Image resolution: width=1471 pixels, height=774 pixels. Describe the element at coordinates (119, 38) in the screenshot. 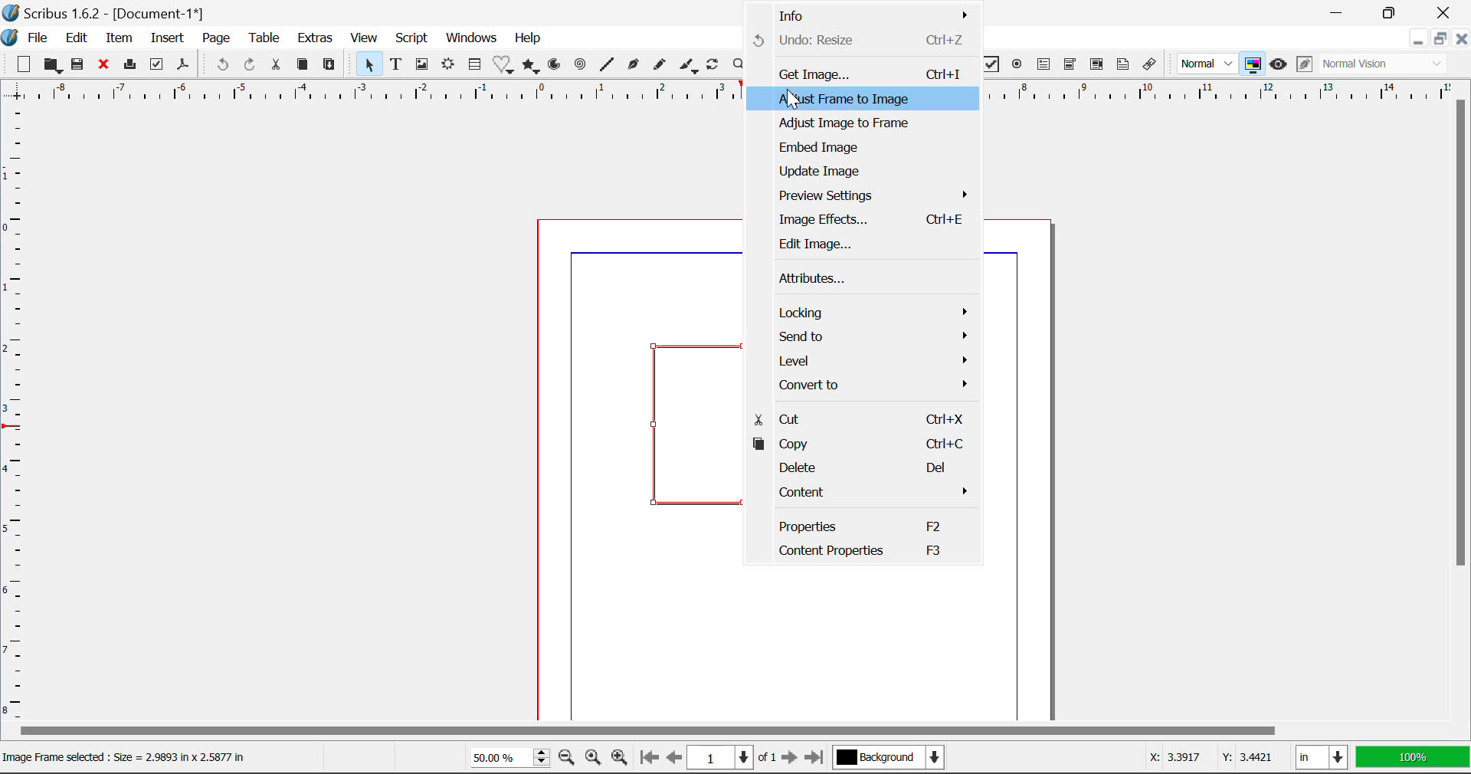

I see `Item` at that location.